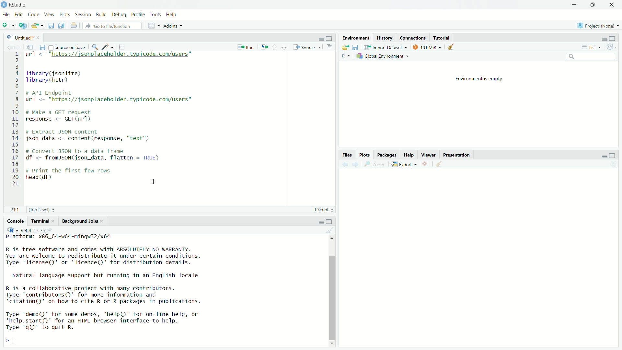 Image resolution: width=622 pixels, height=350 pixels. I want to click on Save, so click(51, 25).